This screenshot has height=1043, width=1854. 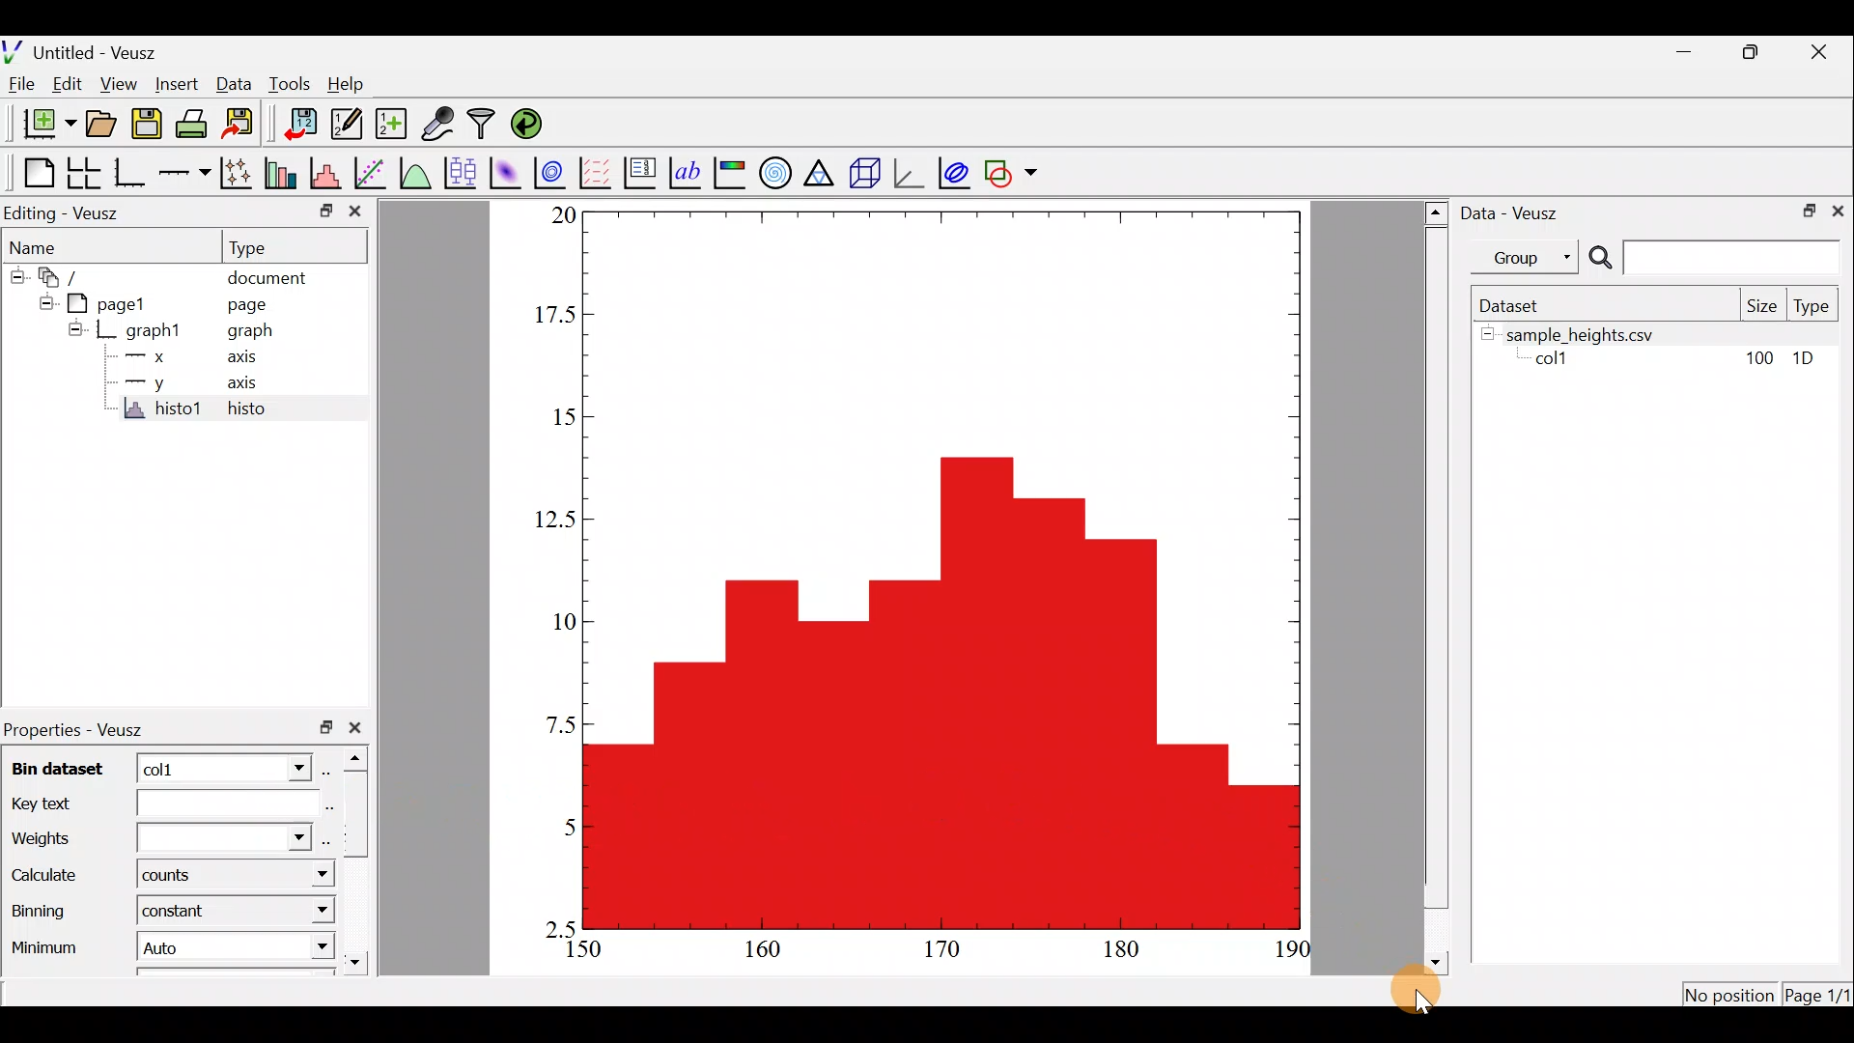 What do you see at coordinates (151, 331) in the screenshot?
I see `graph1` at bounding box center [151, 331].